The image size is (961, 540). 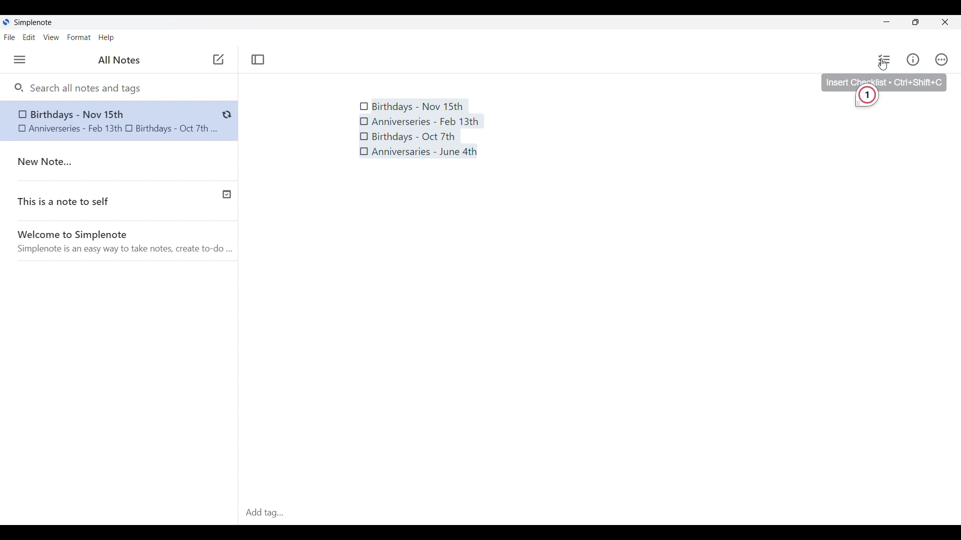 I want to click on New Note..(Older note), so click(x=122, y=162).